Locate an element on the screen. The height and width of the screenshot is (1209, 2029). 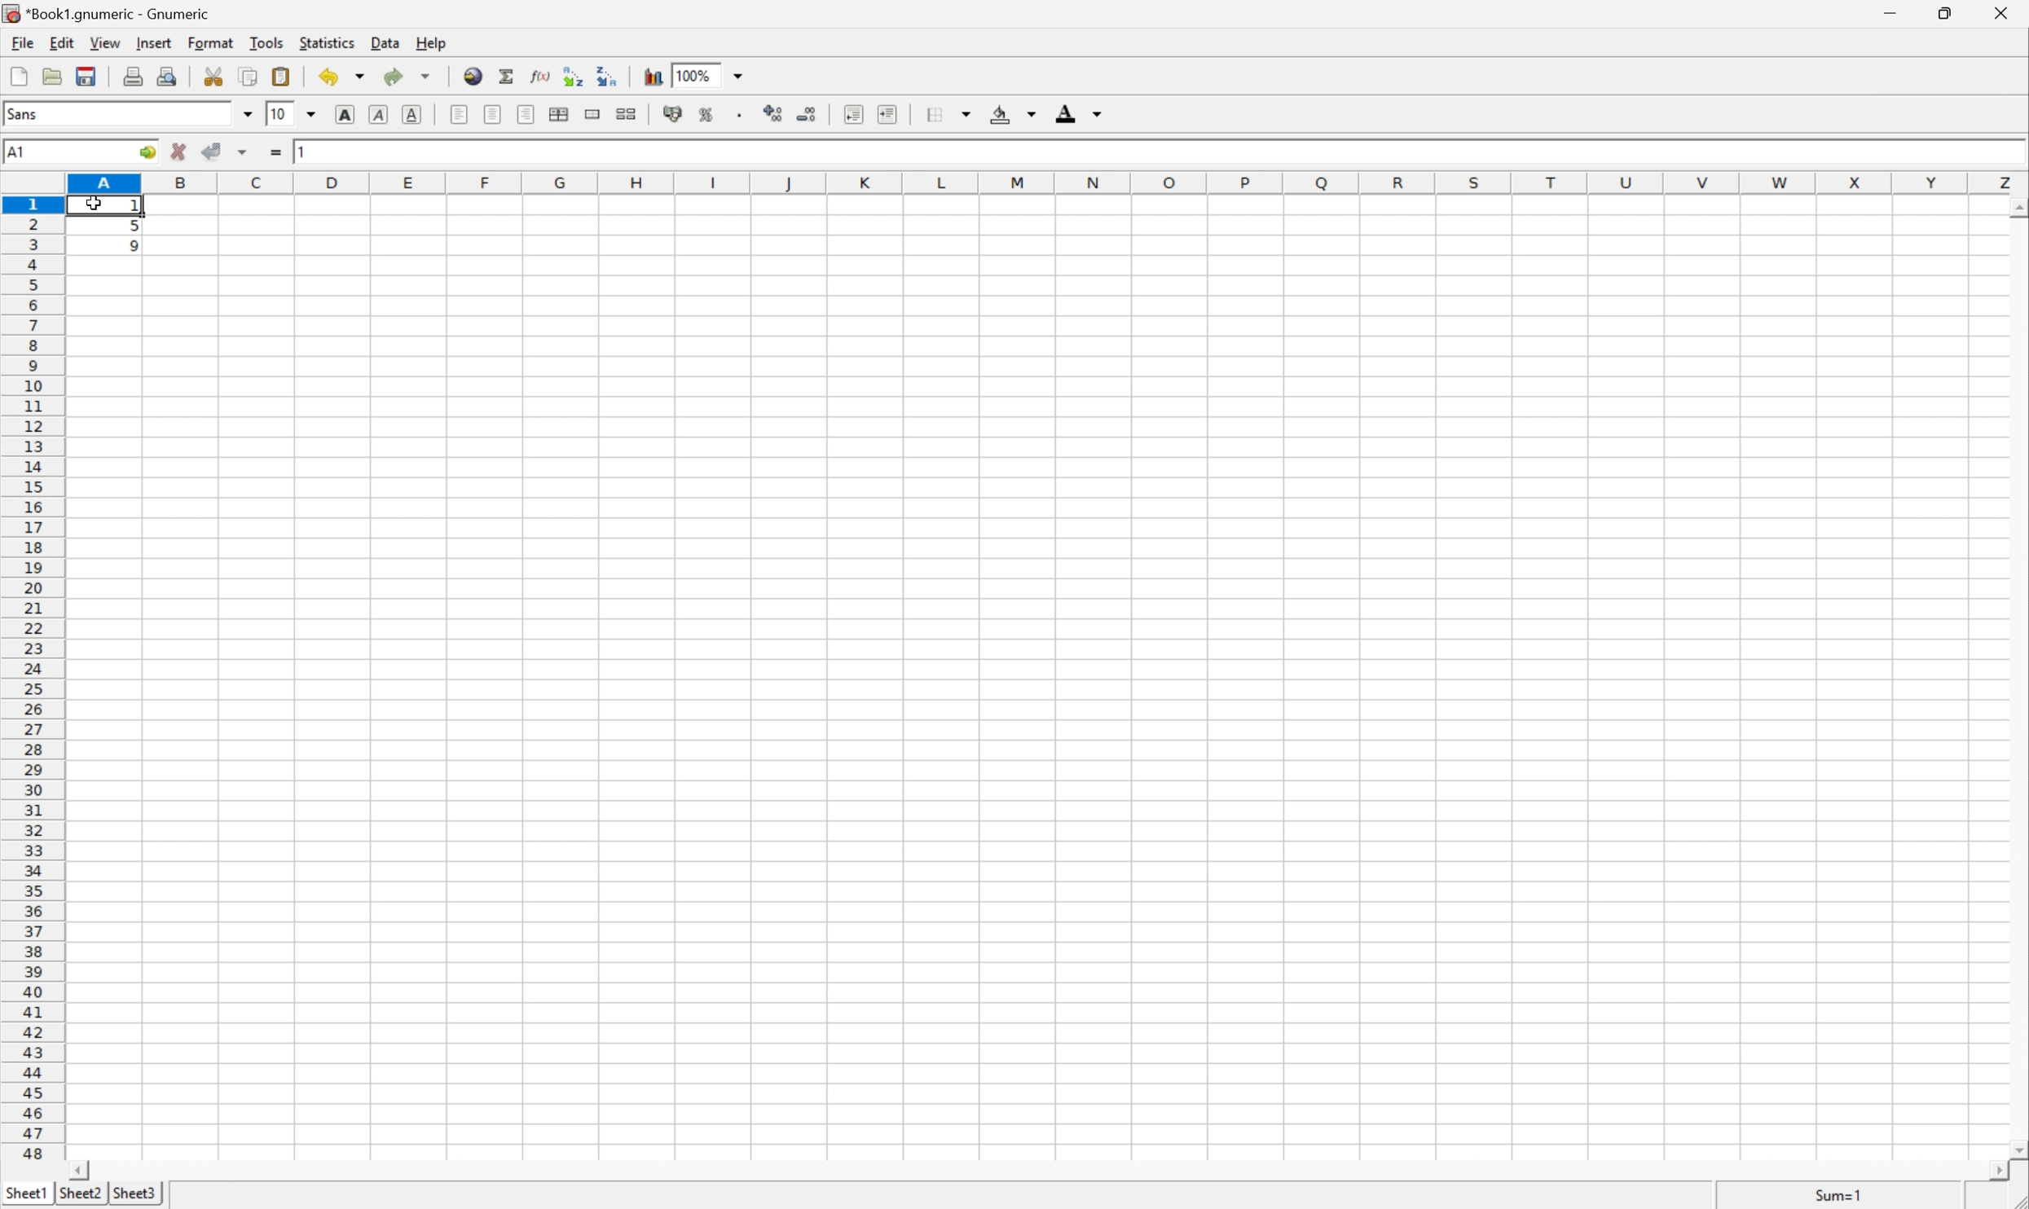
drop down is located at coordinates (316, 114).